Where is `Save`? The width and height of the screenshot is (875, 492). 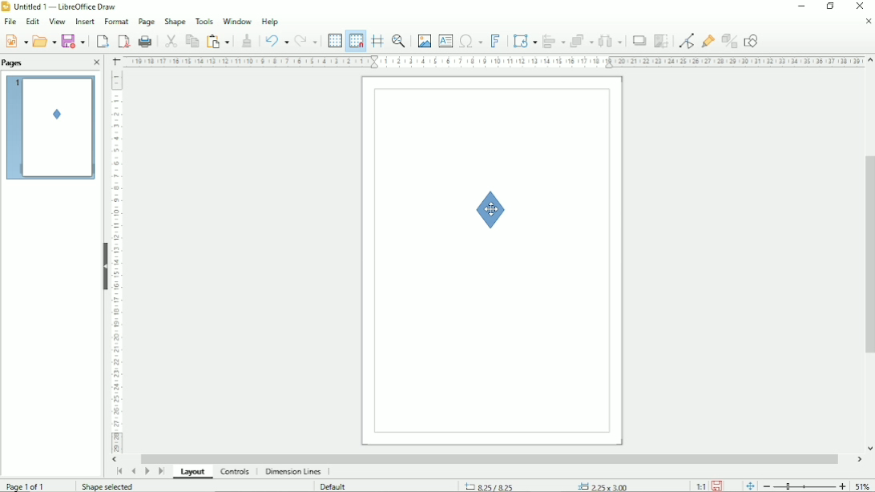
Save is located at coordinates (73, 41).